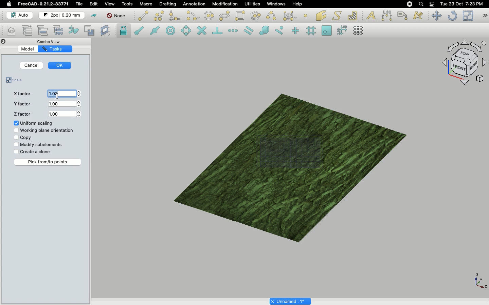 The image size is (489, 305). Describe the element at coordinates (17, 15) in the screenshot. I see `Auto` at that location.